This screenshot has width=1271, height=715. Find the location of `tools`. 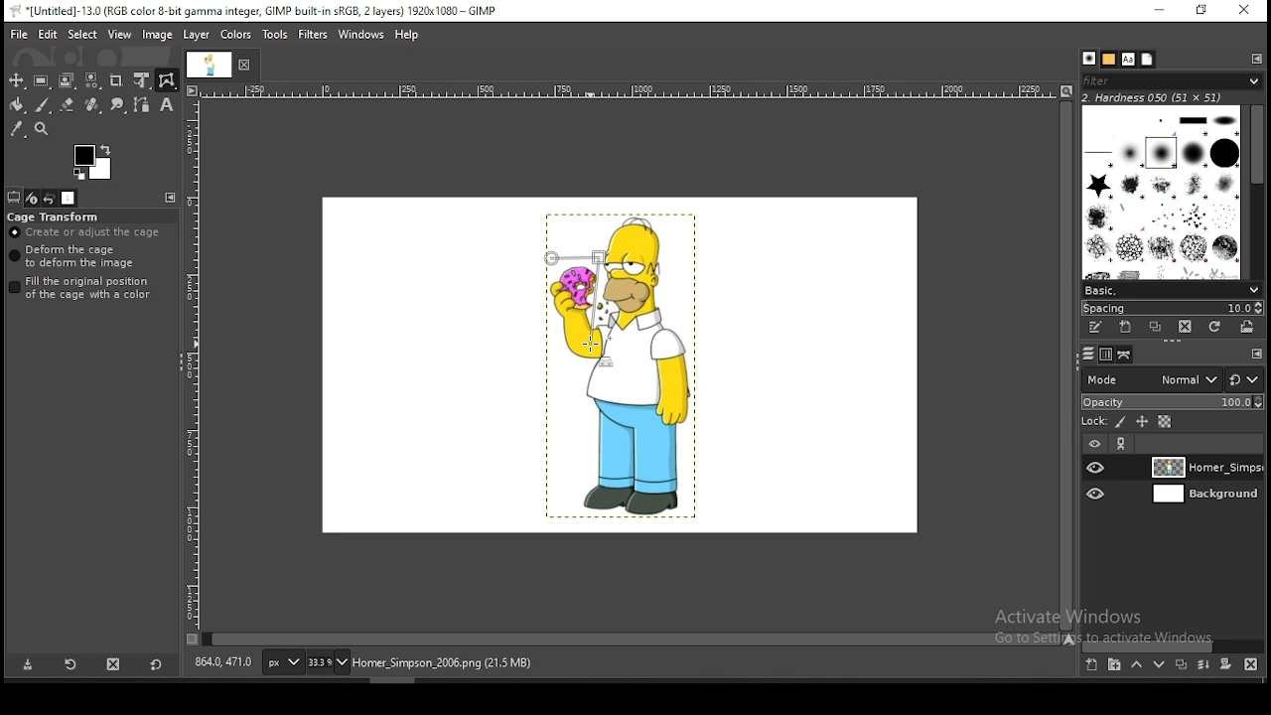

tools is located at coordinates (276, 35).